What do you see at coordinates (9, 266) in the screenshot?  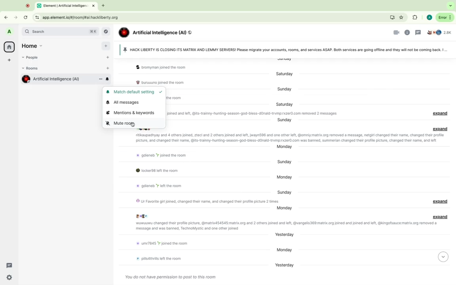 I see `Threads` at bounding box center [9, 266].